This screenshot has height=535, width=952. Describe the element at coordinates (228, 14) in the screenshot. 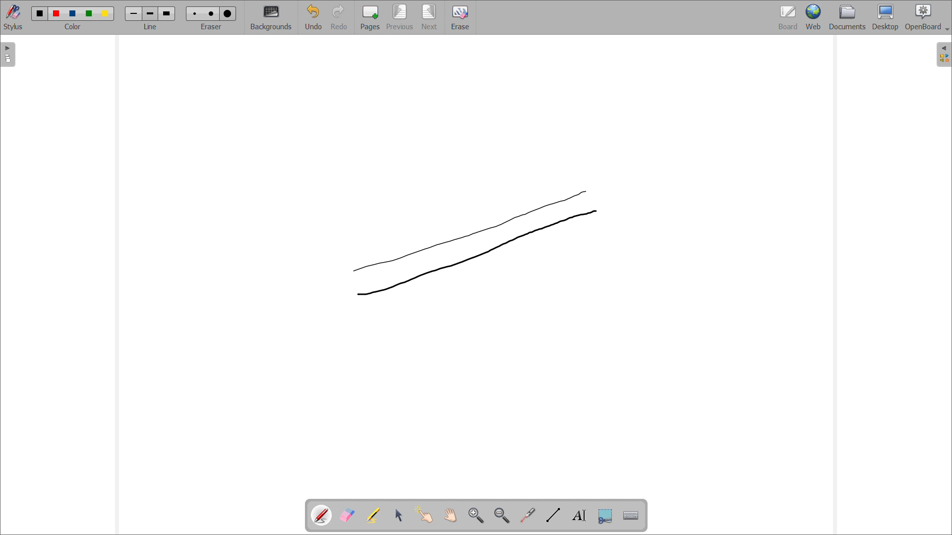

I see `Eraser size` at that location.